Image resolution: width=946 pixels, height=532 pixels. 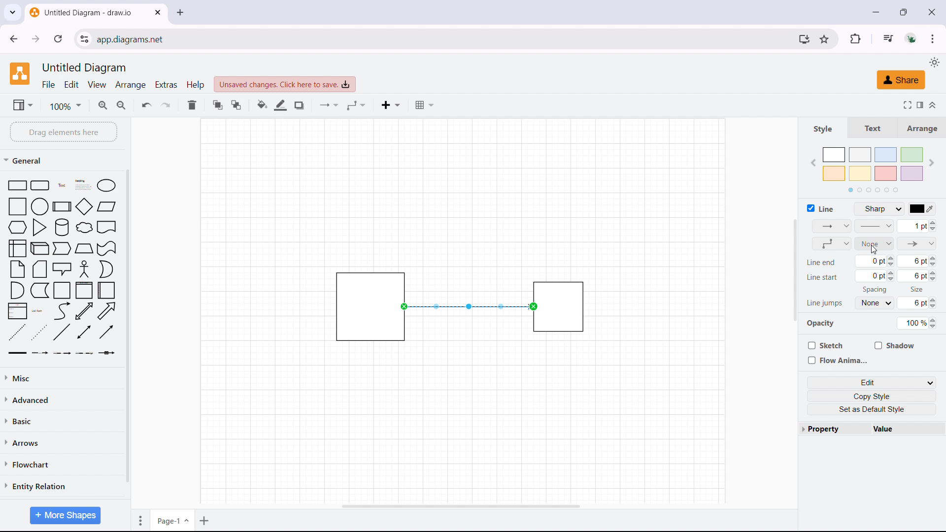 I want to click on line, so click(x=820, y=208).